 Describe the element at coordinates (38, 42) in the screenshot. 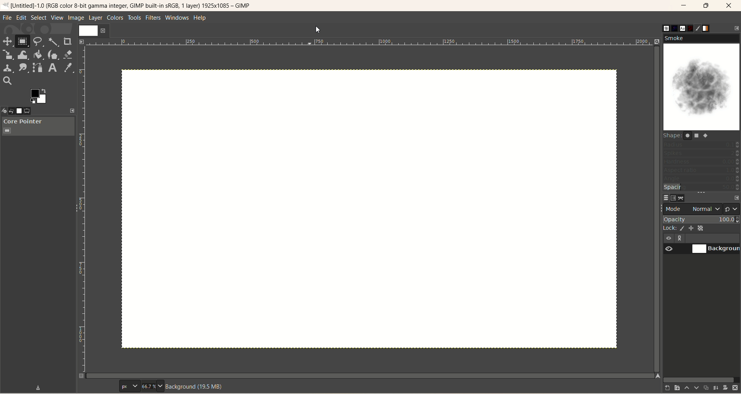

I see `free select tool` at that location.